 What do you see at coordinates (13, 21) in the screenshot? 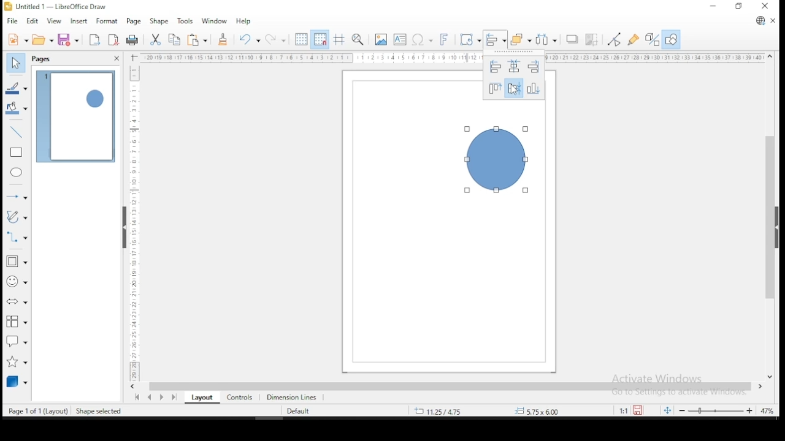
I see `file` at bounding box center [13, 21].